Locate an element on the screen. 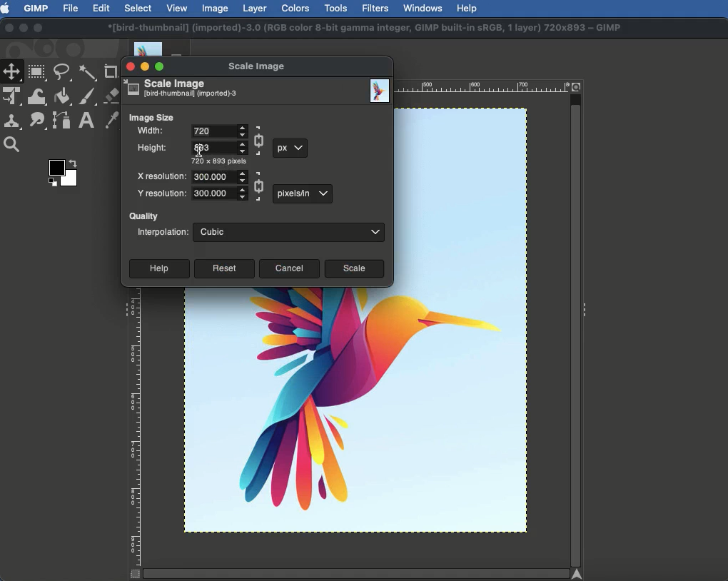  Scale is located at coordinates (354, 271).